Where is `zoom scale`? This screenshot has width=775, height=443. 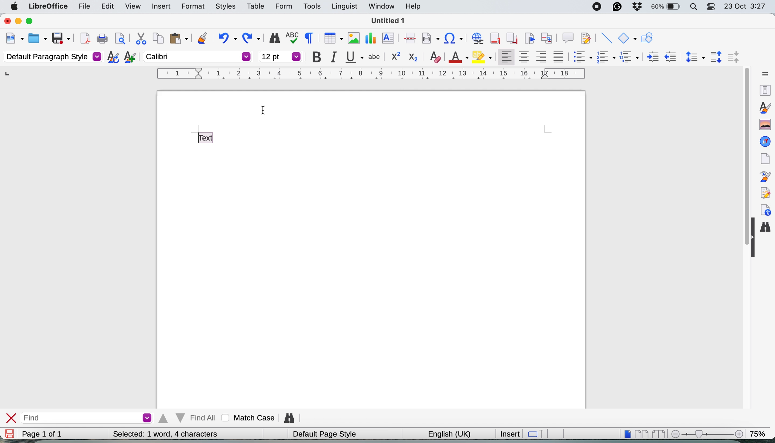
zoom scale is located at coordinates (706, 433).